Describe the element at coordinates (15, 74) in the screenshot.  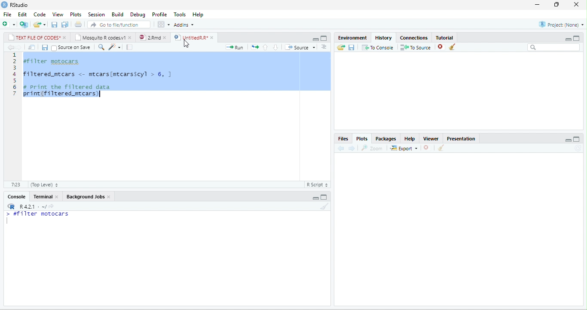
I see `line numbering` at that location.